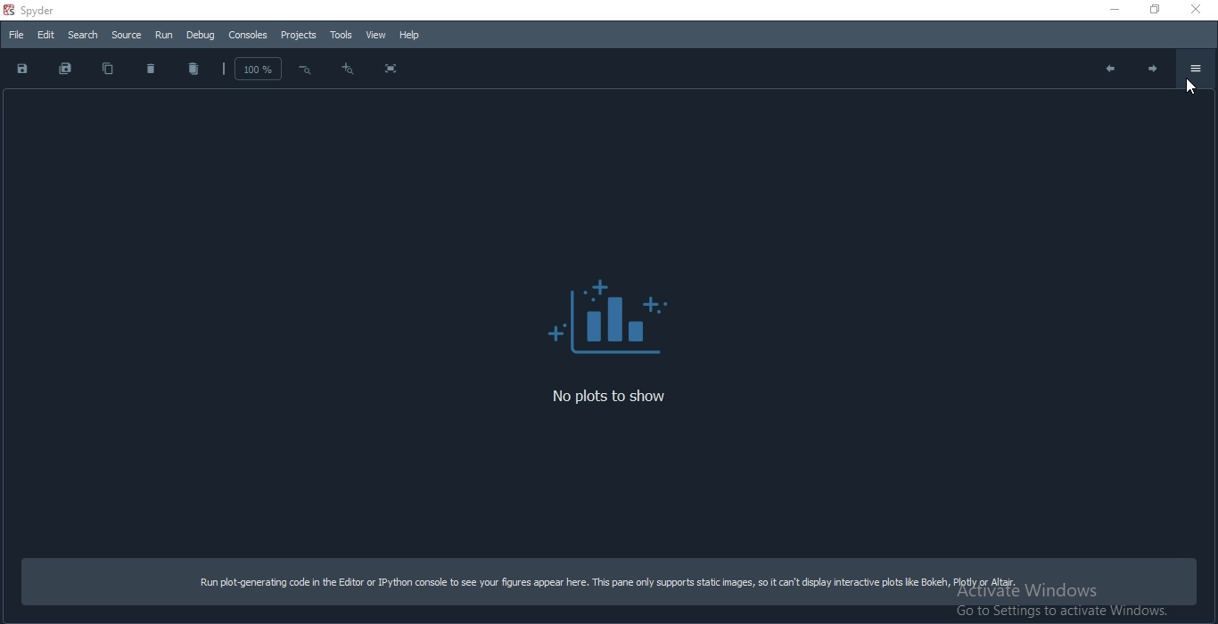 The height and width of the screenshot is (624, 1218). What do you see at coordinates (1196, 69) in the screenshot?
I see `Options` at bounding box center [1196, 69].